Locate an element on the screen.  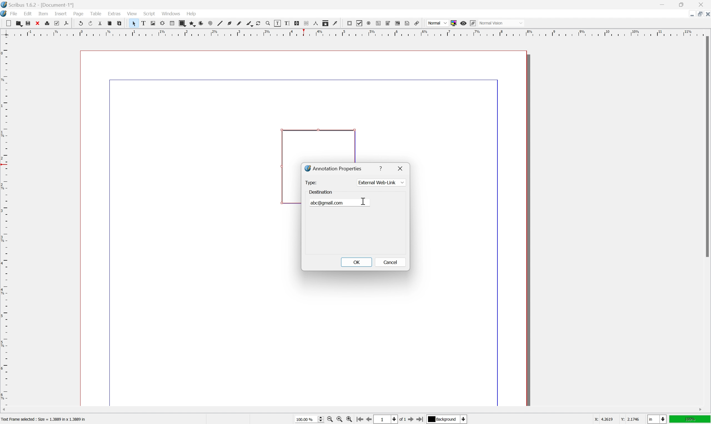
pdf push button is located at coordinates (350, 23).